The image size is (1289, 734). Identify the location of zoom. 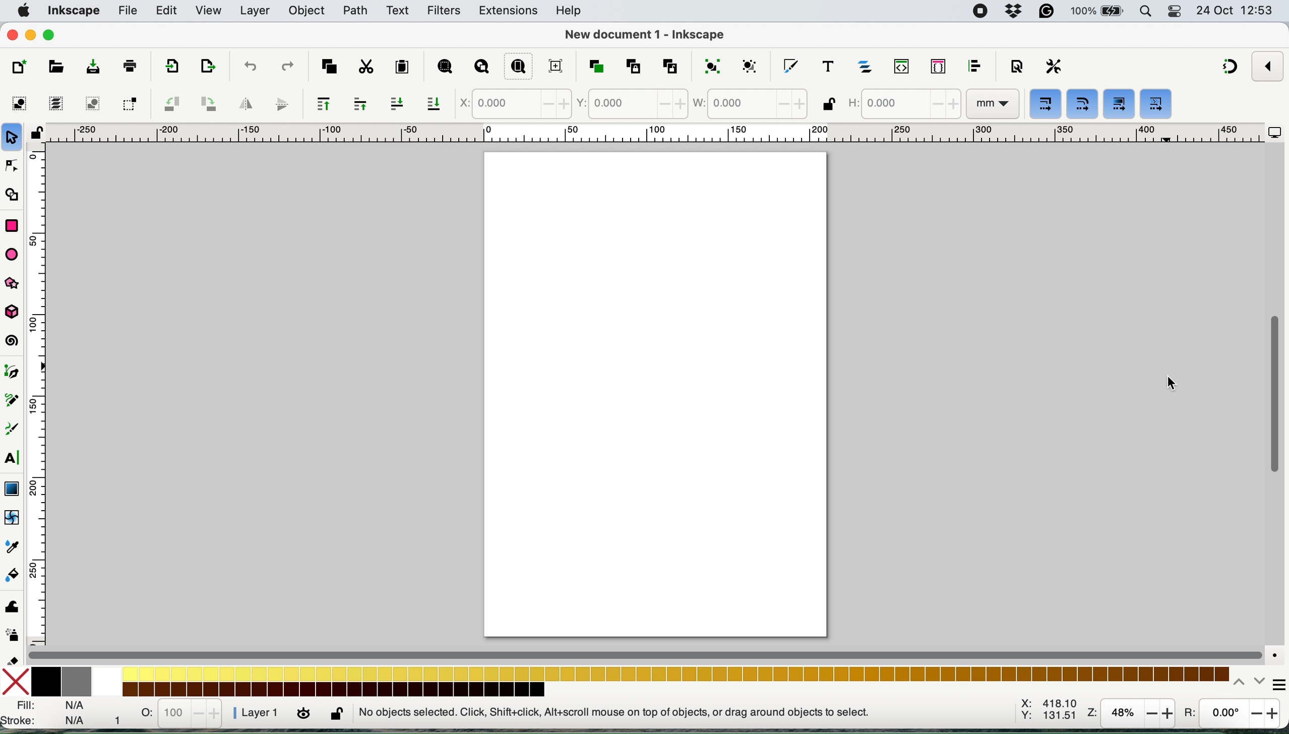
(1133, 712).